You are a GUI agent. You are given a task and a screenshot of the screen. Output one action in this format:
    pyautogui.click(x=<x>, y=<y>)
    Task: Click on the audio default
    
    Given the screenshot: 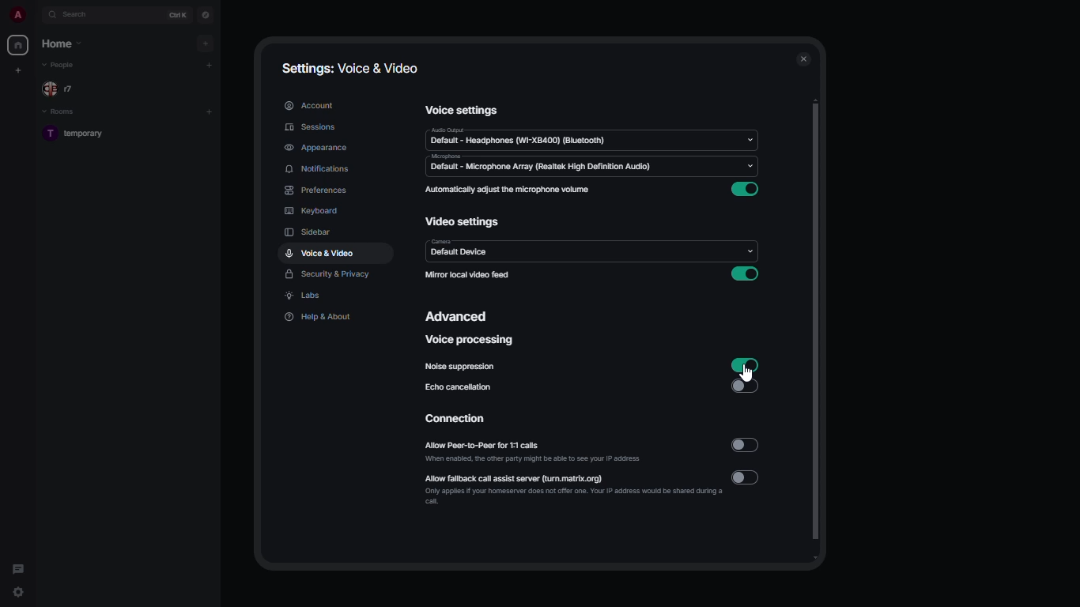 What is the action you would take?
    pyautogui.click(x=521, y=138)
    